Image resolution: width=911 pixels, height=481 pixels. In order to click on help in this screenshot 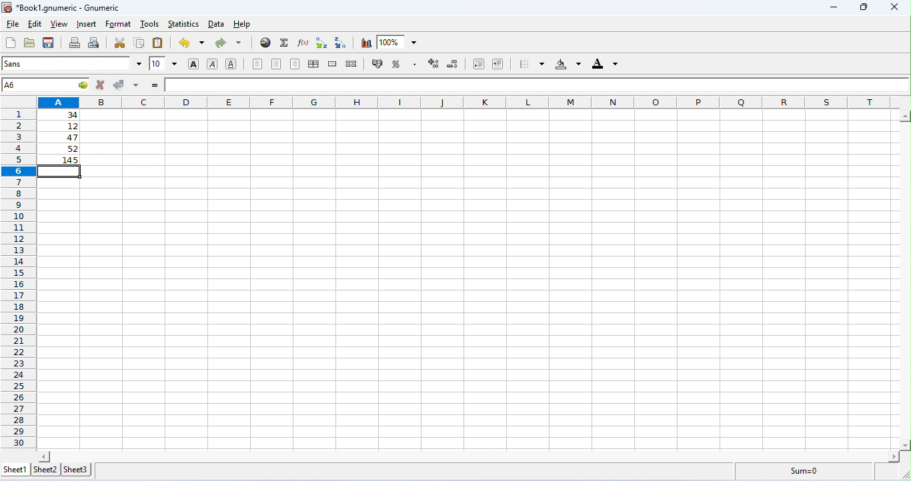, I will do `click(243, 25)`.